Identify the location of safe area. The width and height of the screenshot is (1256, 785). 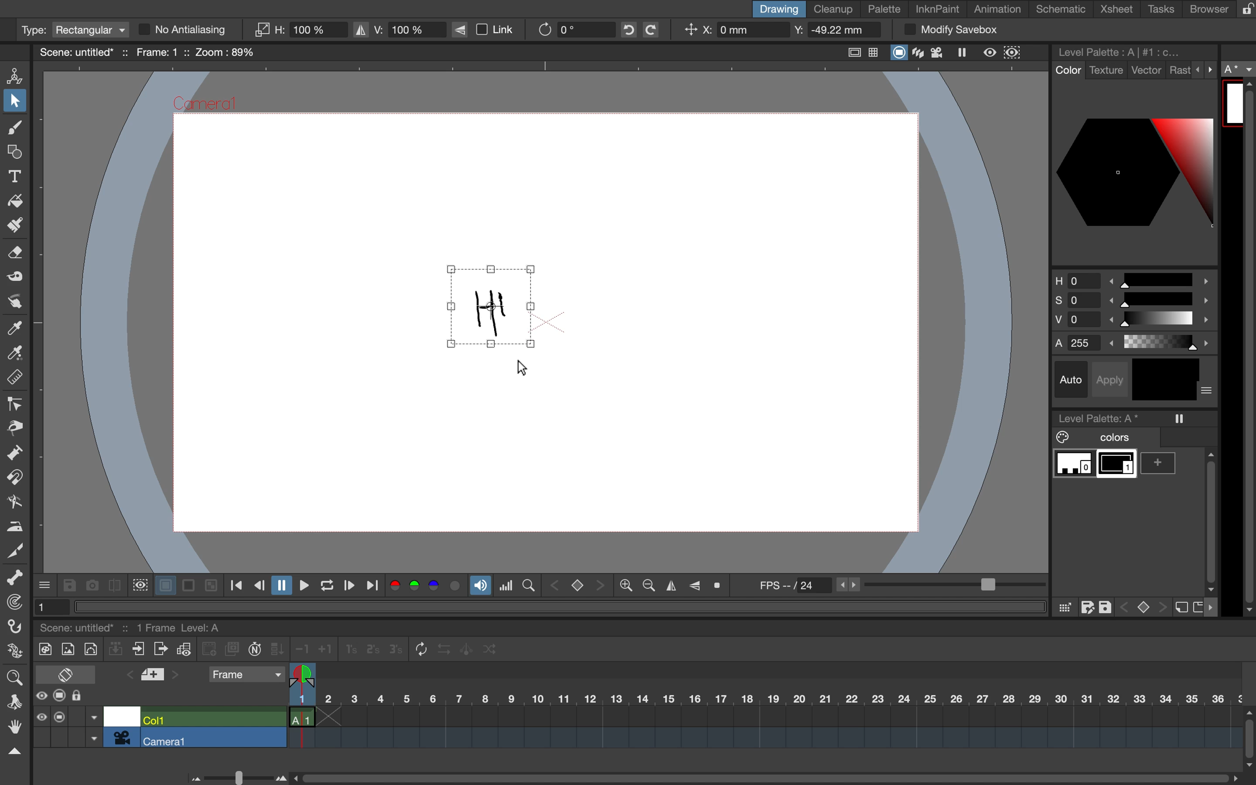
(851, 50).